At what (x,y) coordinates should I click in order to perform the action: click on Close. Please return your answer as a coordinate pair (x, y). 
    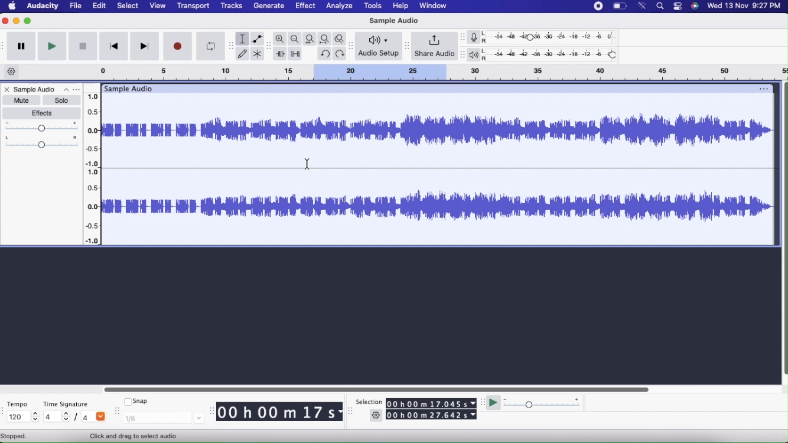
    Looking at the image, I should click on (6, 21).